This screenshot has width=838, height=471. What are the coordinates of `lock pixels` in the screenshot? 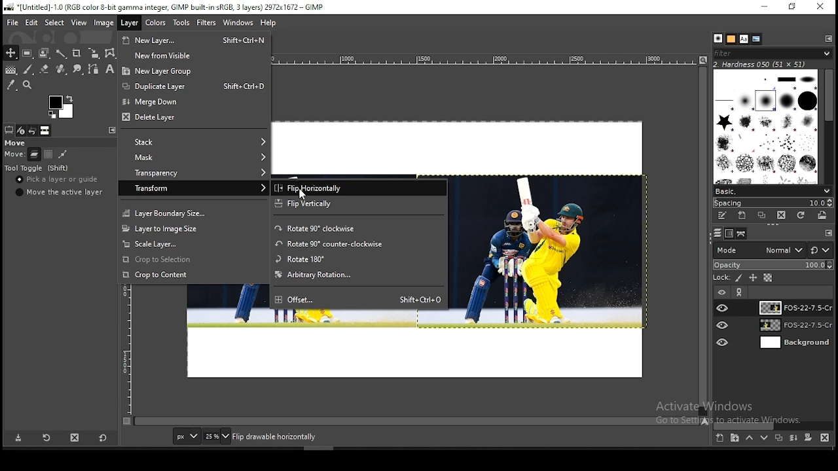 It's located at (740, 279).